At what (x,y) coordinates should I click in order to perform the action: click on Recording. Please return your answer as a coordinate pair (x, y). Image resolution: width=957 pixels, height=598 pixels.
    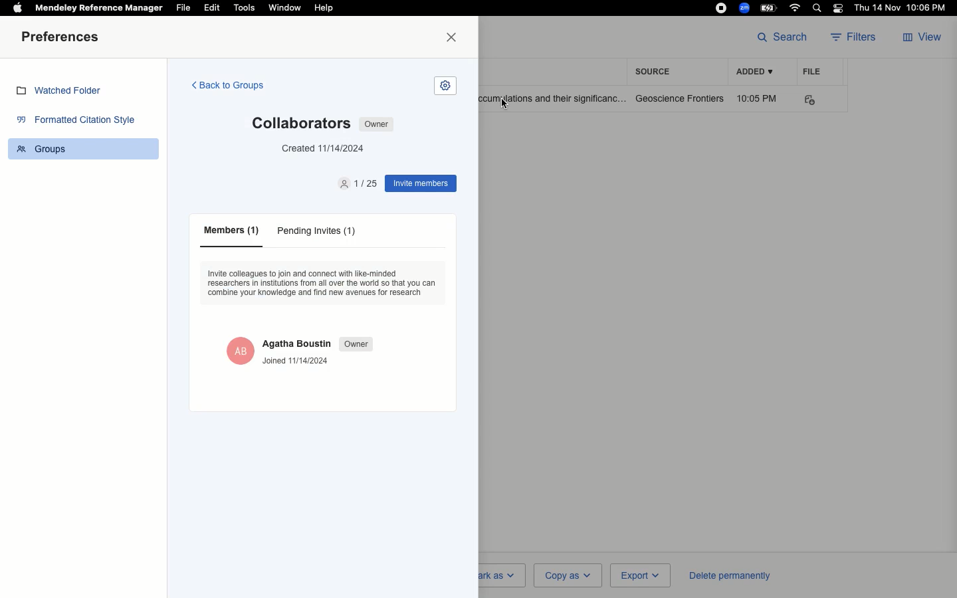
    Looking at the image, I should click on (721, 8).